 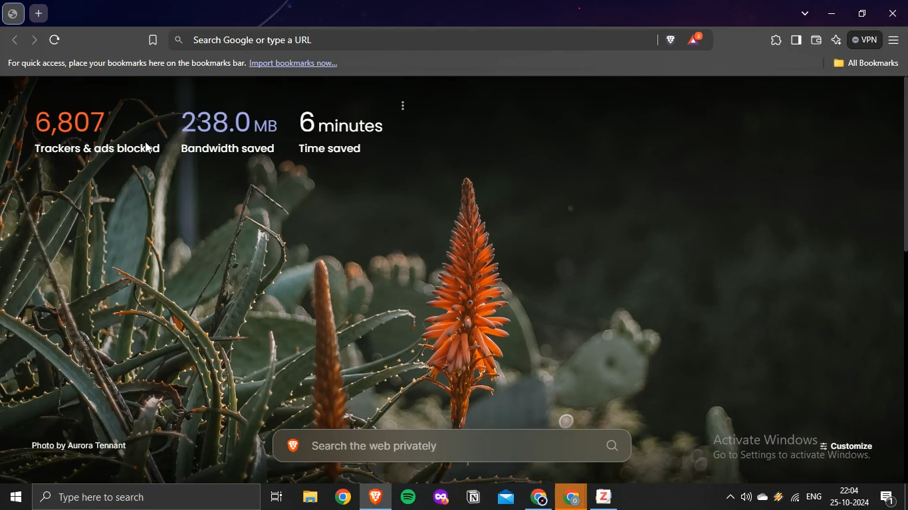 I want to click on restore down, so click(x=863, y=13).